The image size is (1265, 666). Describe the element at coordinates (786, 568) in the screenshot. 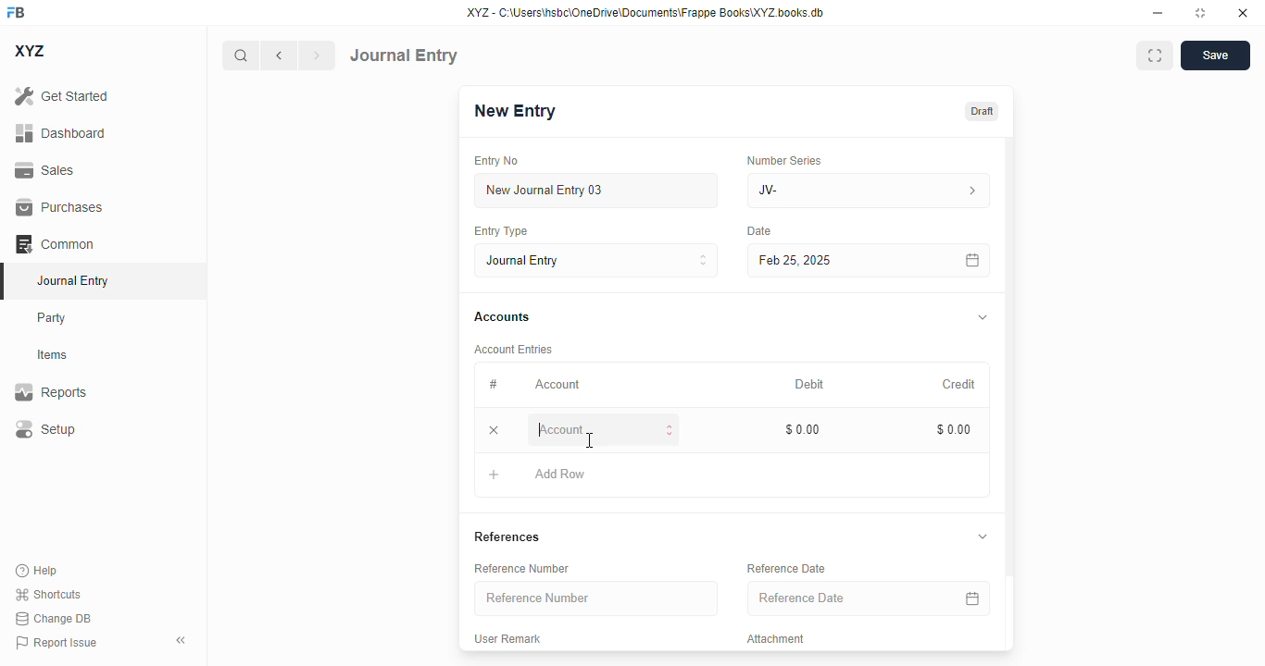

I see `reference data` at that location.